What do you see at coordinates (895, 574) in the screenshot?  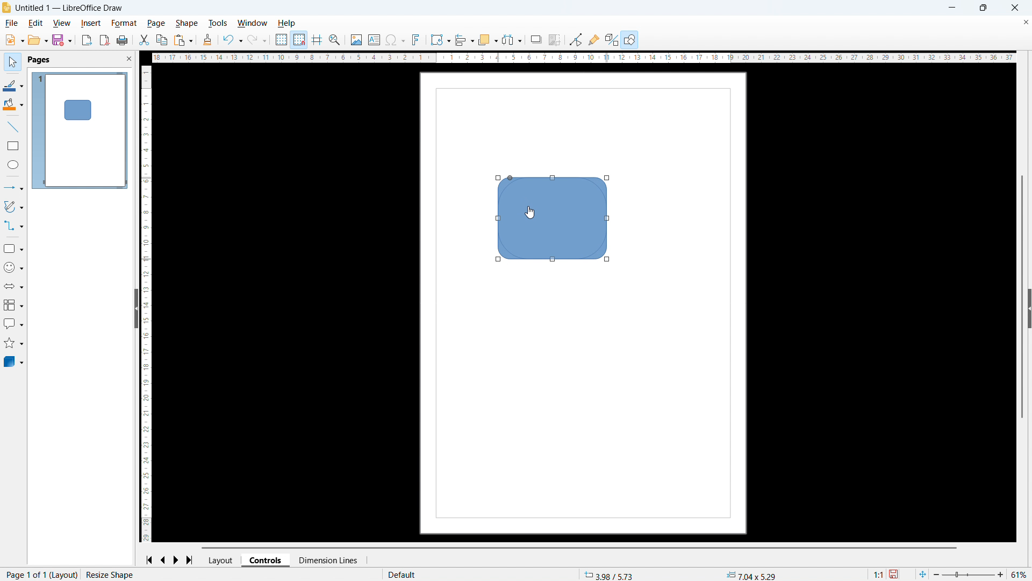 I see `save ` at bounding box center [895, 574].